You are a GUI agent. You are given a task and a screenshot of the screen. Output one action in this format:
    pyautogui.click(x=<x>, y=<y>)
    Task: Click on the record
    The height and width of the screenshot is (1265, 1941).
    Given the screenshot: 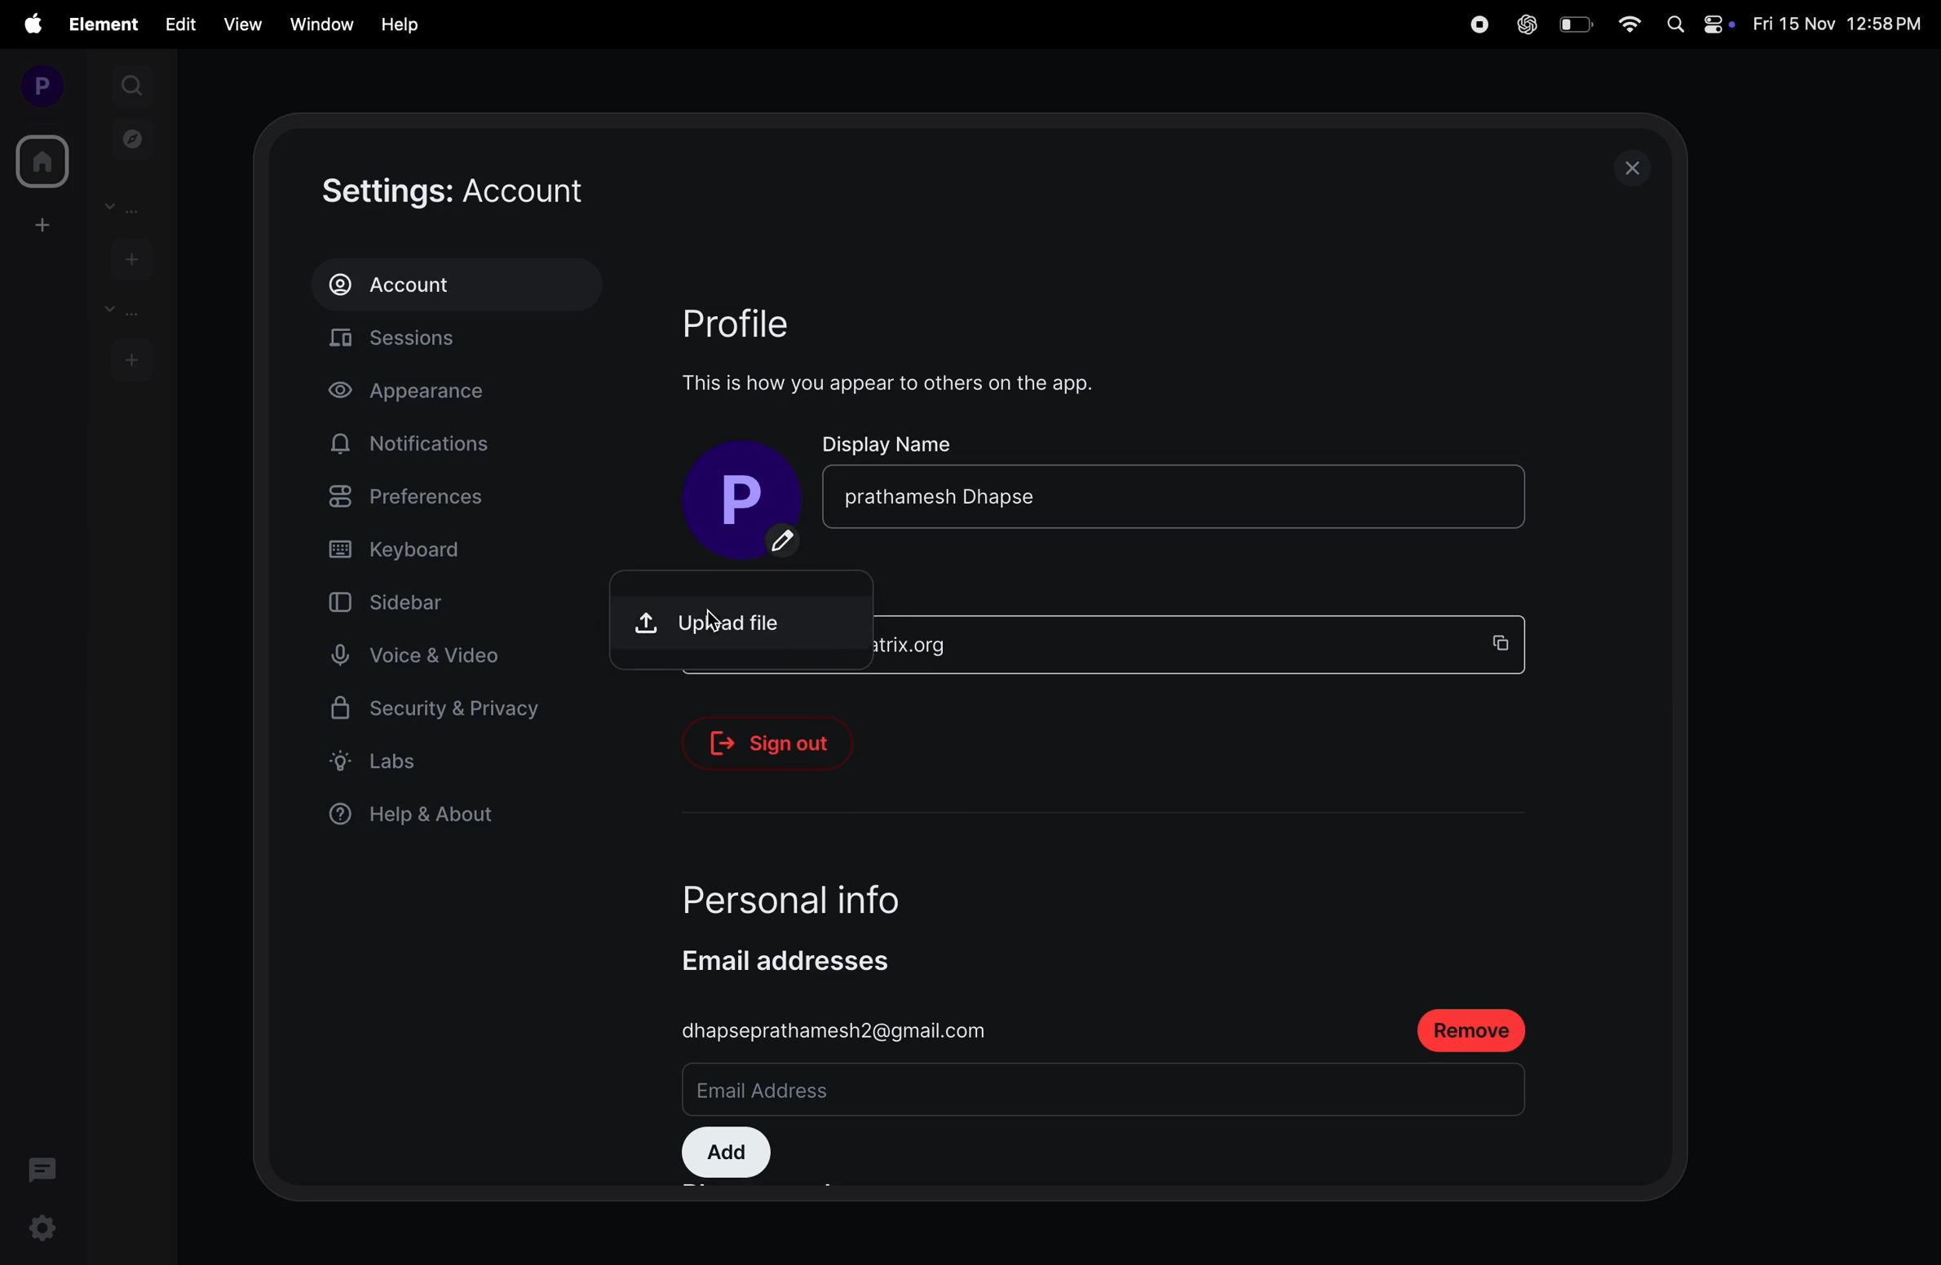 What is the action you would take?
    pyautogui.click(x=1475, y=24)
    